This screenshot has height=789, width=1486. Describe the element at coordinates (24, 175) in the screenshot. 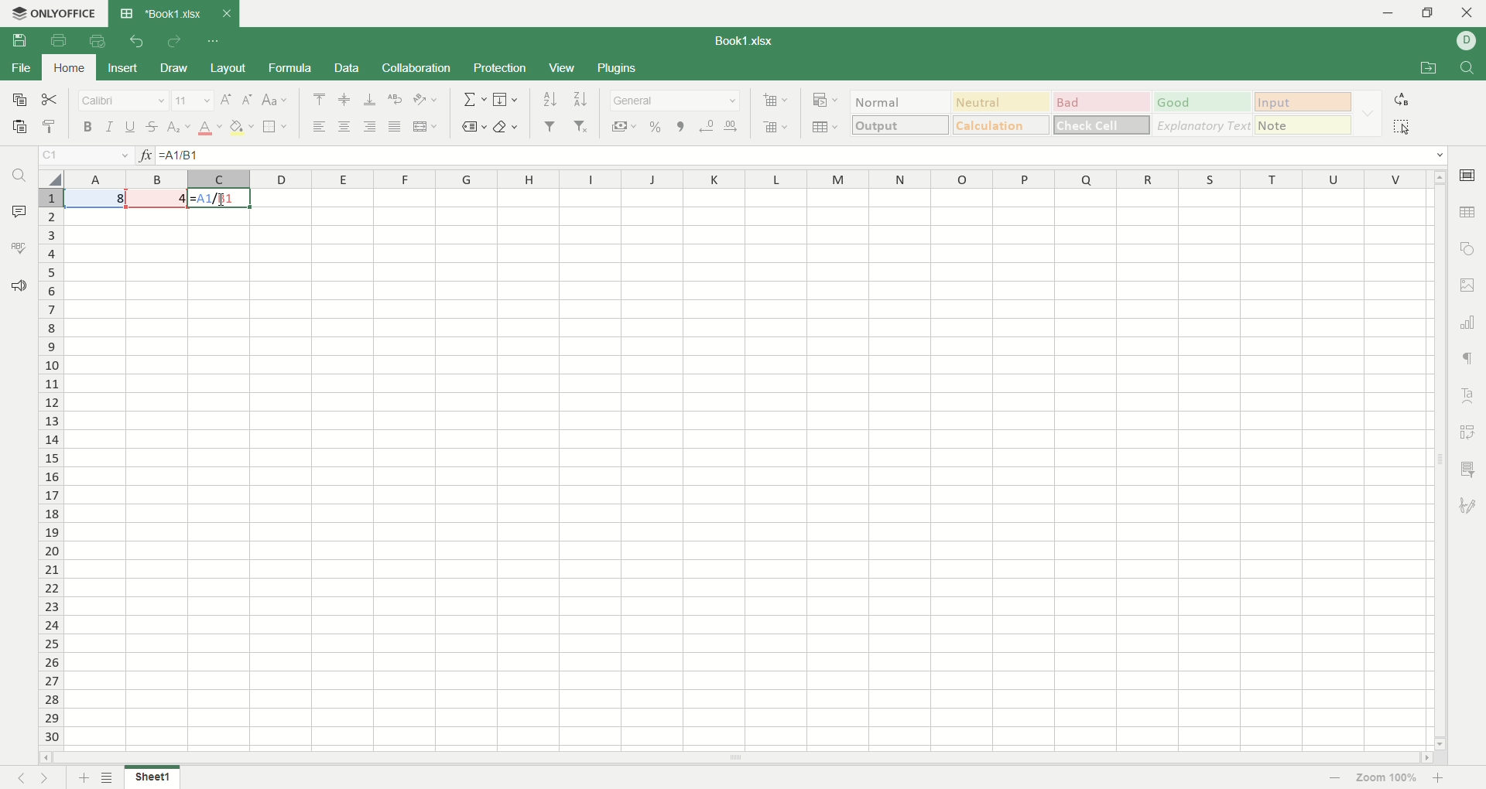

I see `find` at that location.